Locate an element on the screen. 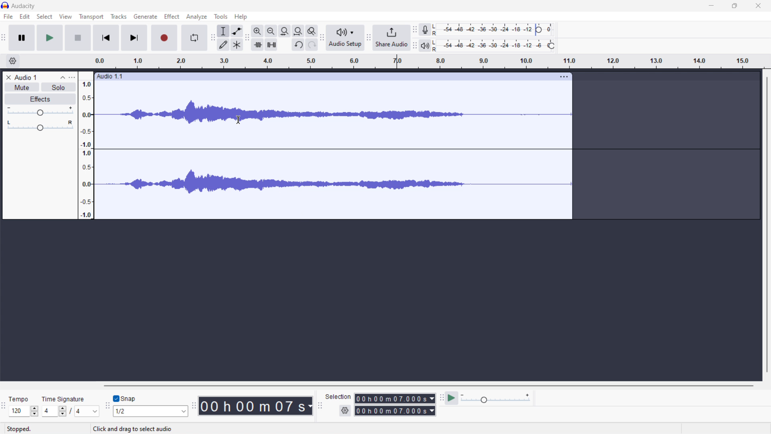  fill selection to width is located at coordinates (285, 31).